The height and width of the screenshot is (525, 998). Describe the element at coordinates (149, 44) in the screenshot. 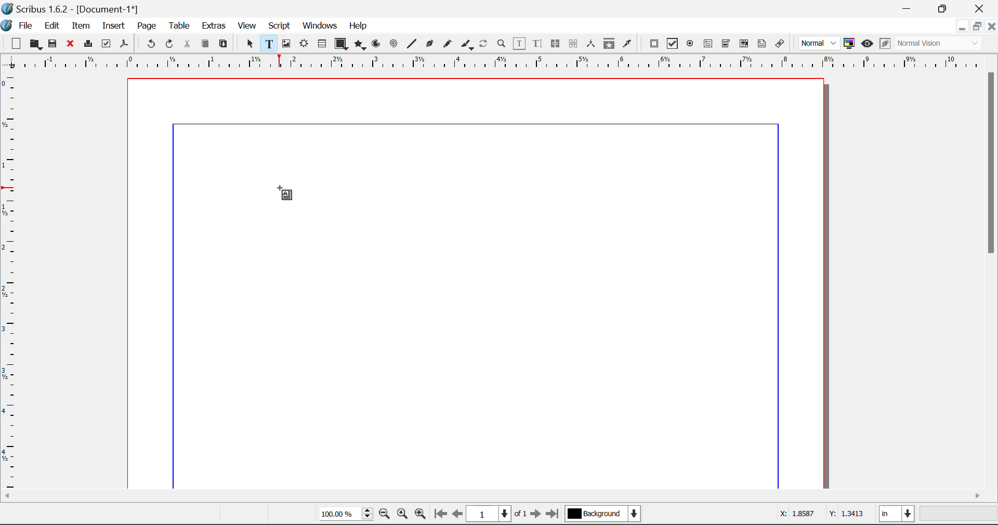

I see `Undo` at that location.